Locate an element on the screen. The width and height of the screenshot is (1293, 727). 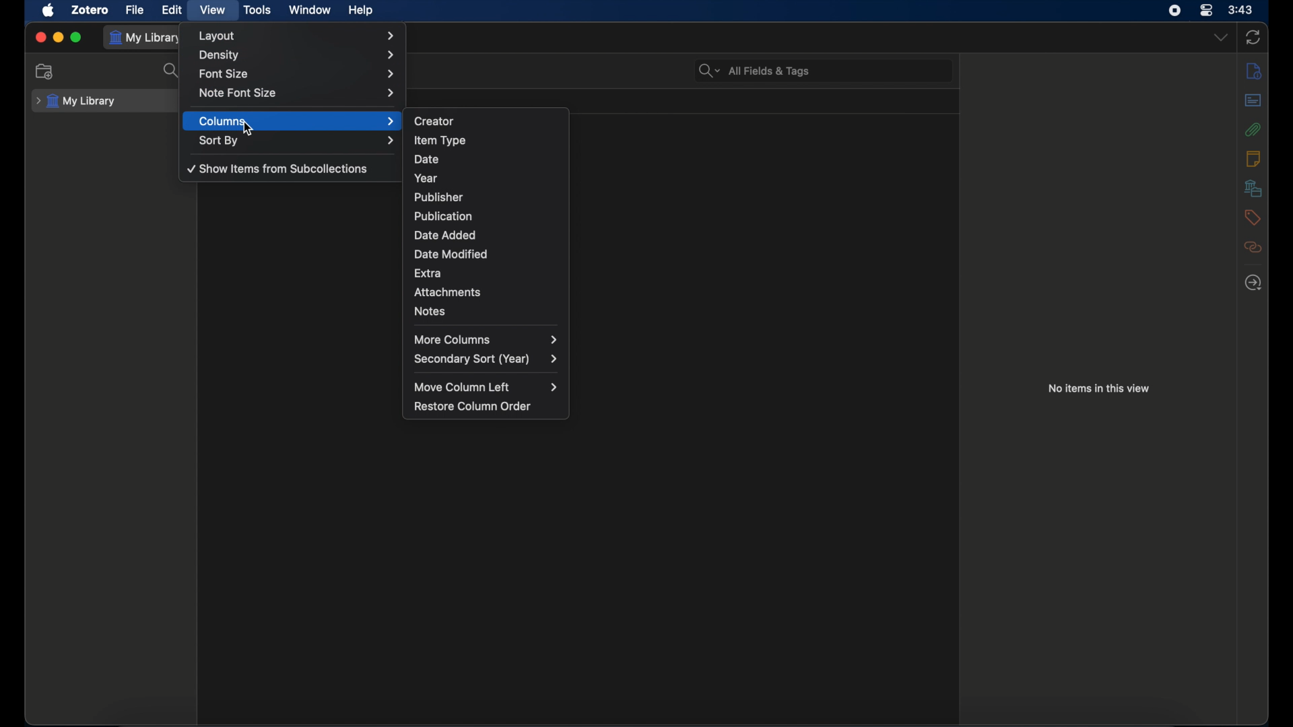
move column left is located at coordinates (486, 386).